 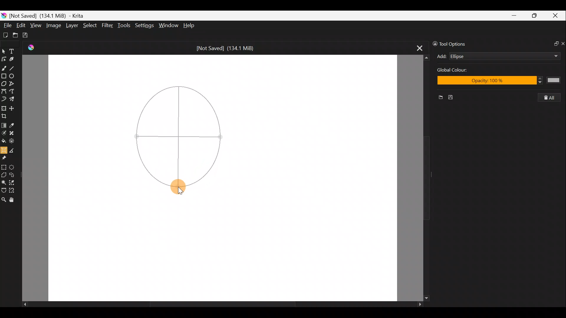 What do you see at coordinates (557, 16) in the screenshot?
I see `Close` at bounding box center [557, 16].